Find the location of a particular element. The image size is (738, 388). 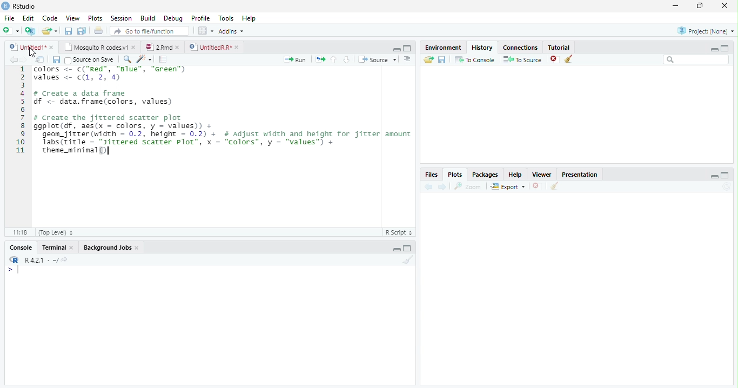

Remove current plot is located at coordinates (537, 186).